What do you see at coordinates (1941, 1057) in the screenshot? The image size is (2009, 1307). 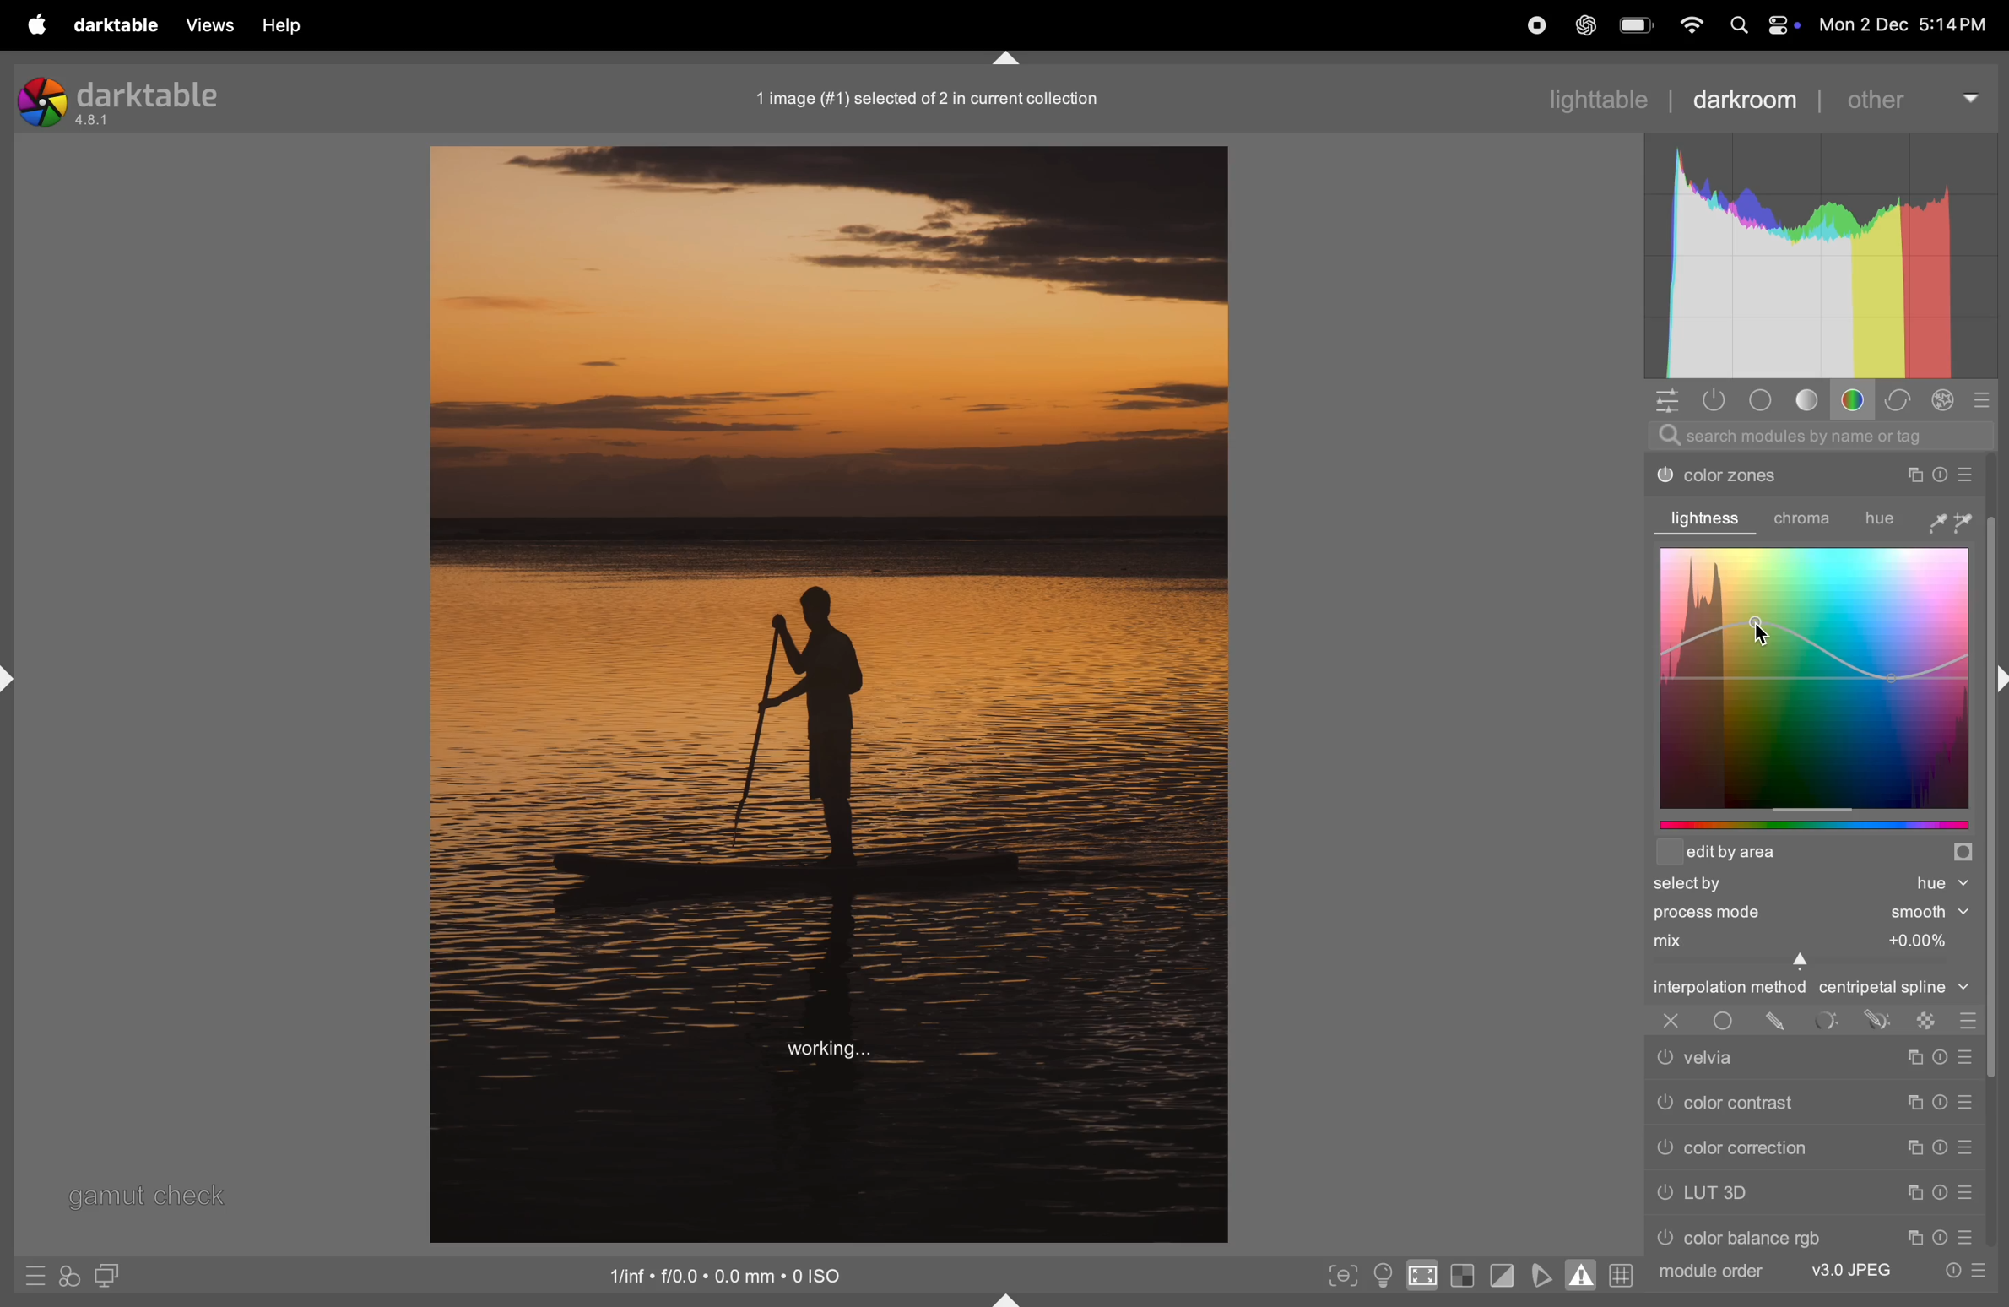 I see `Timer` at bounding box center [1941, 1057].